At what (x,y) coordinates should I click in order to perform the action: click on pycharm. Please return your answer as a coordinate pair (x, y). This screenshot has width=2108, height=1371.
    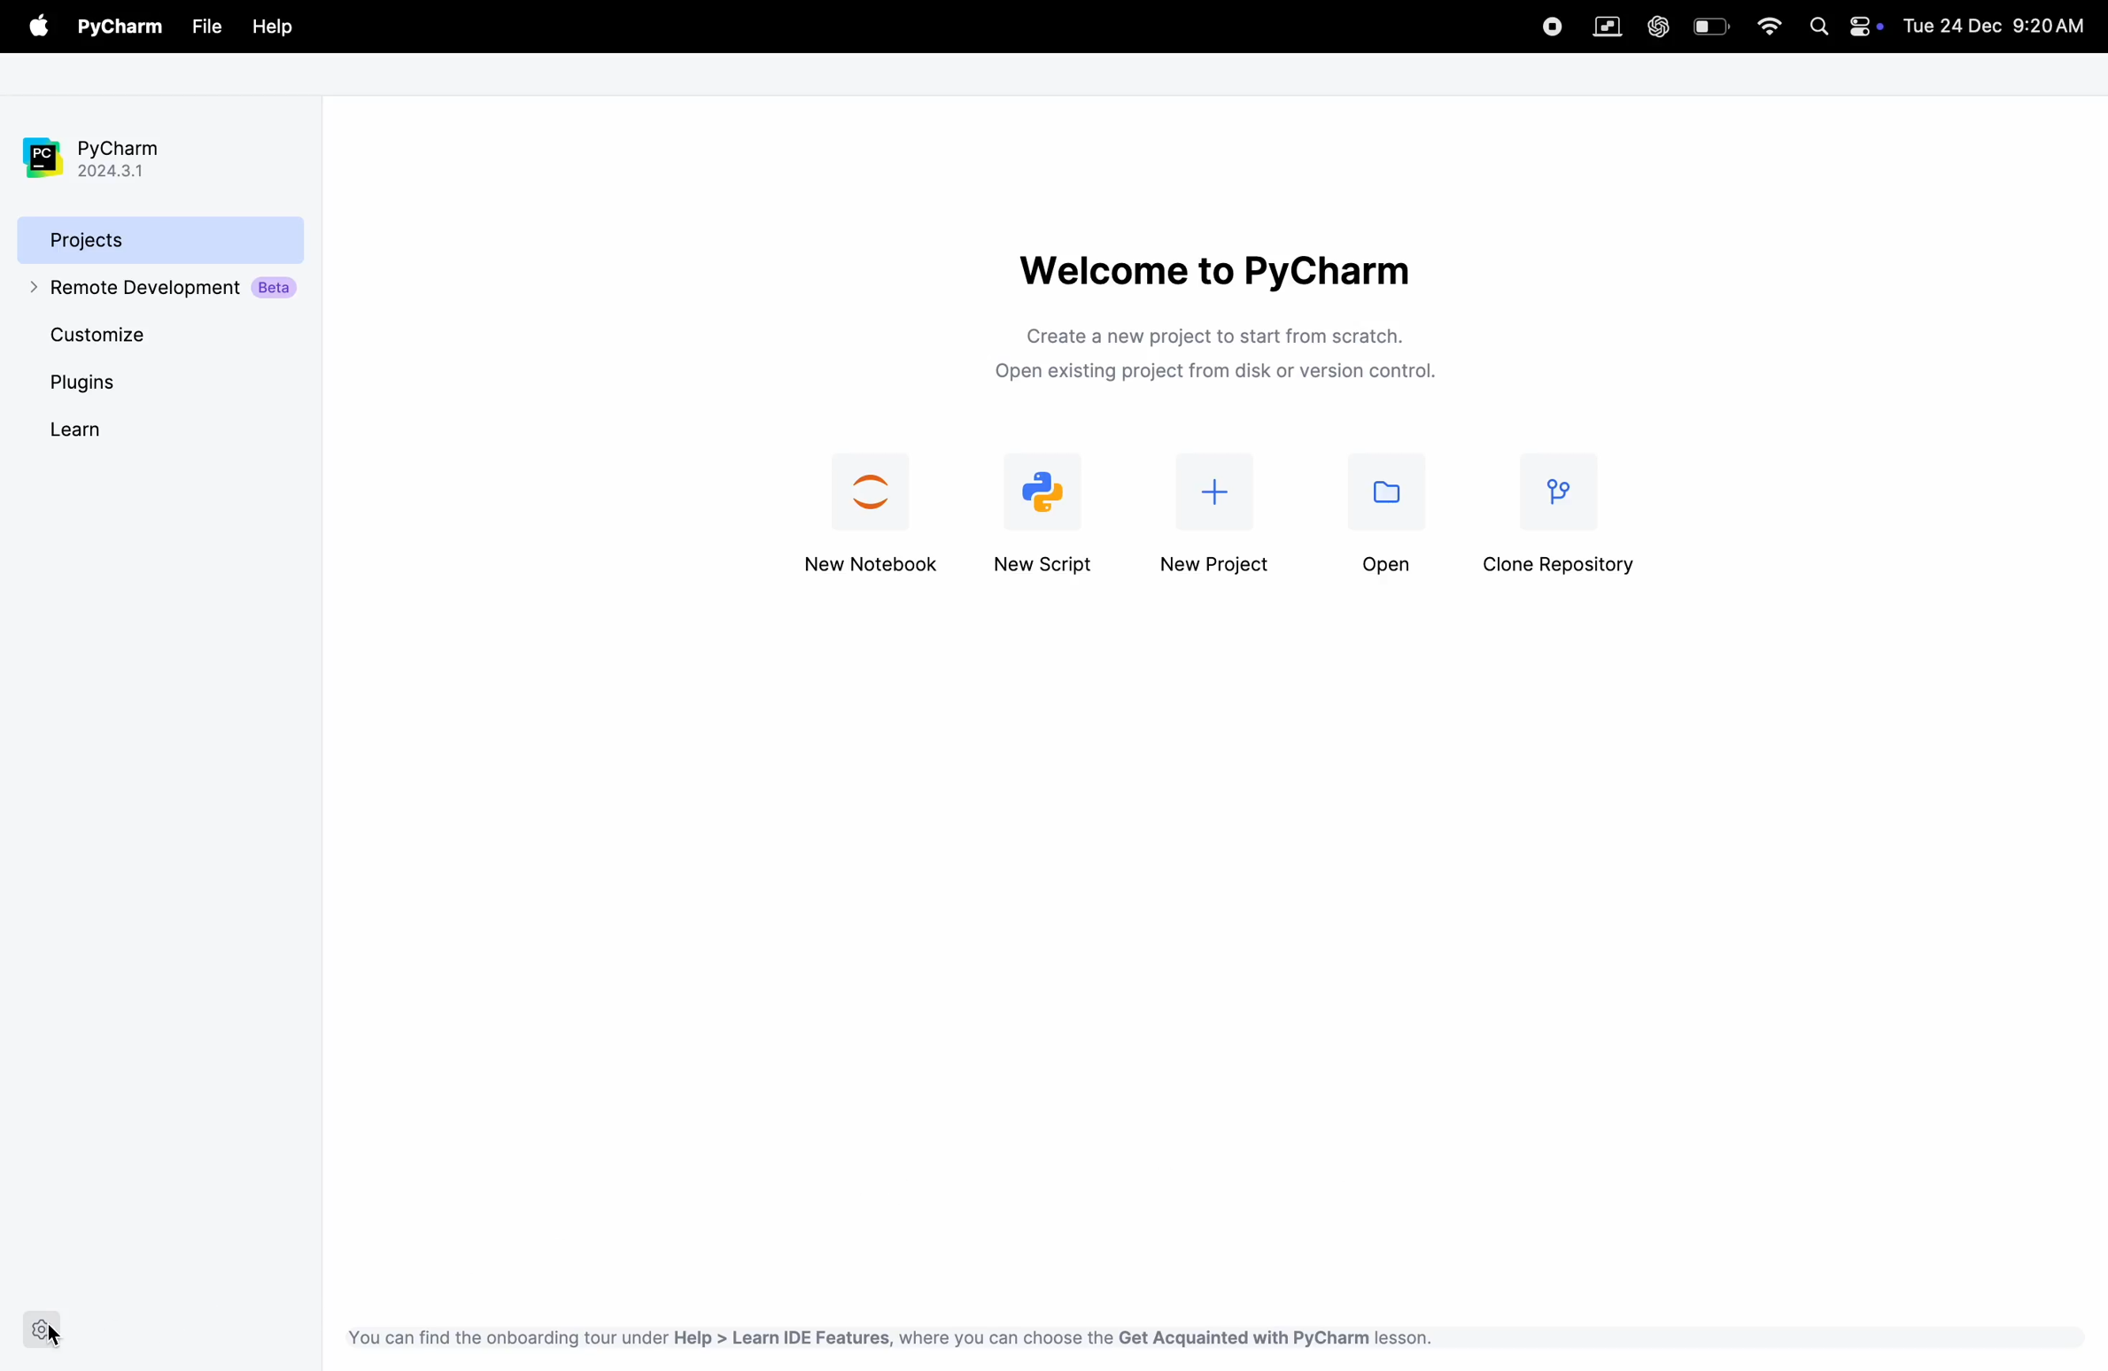
    Looking at the image, I should click on (124, 27).